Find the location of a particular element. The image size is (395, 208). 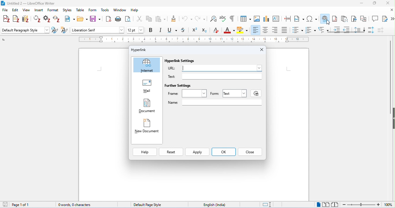

font color is located at coordinates (229, 31).